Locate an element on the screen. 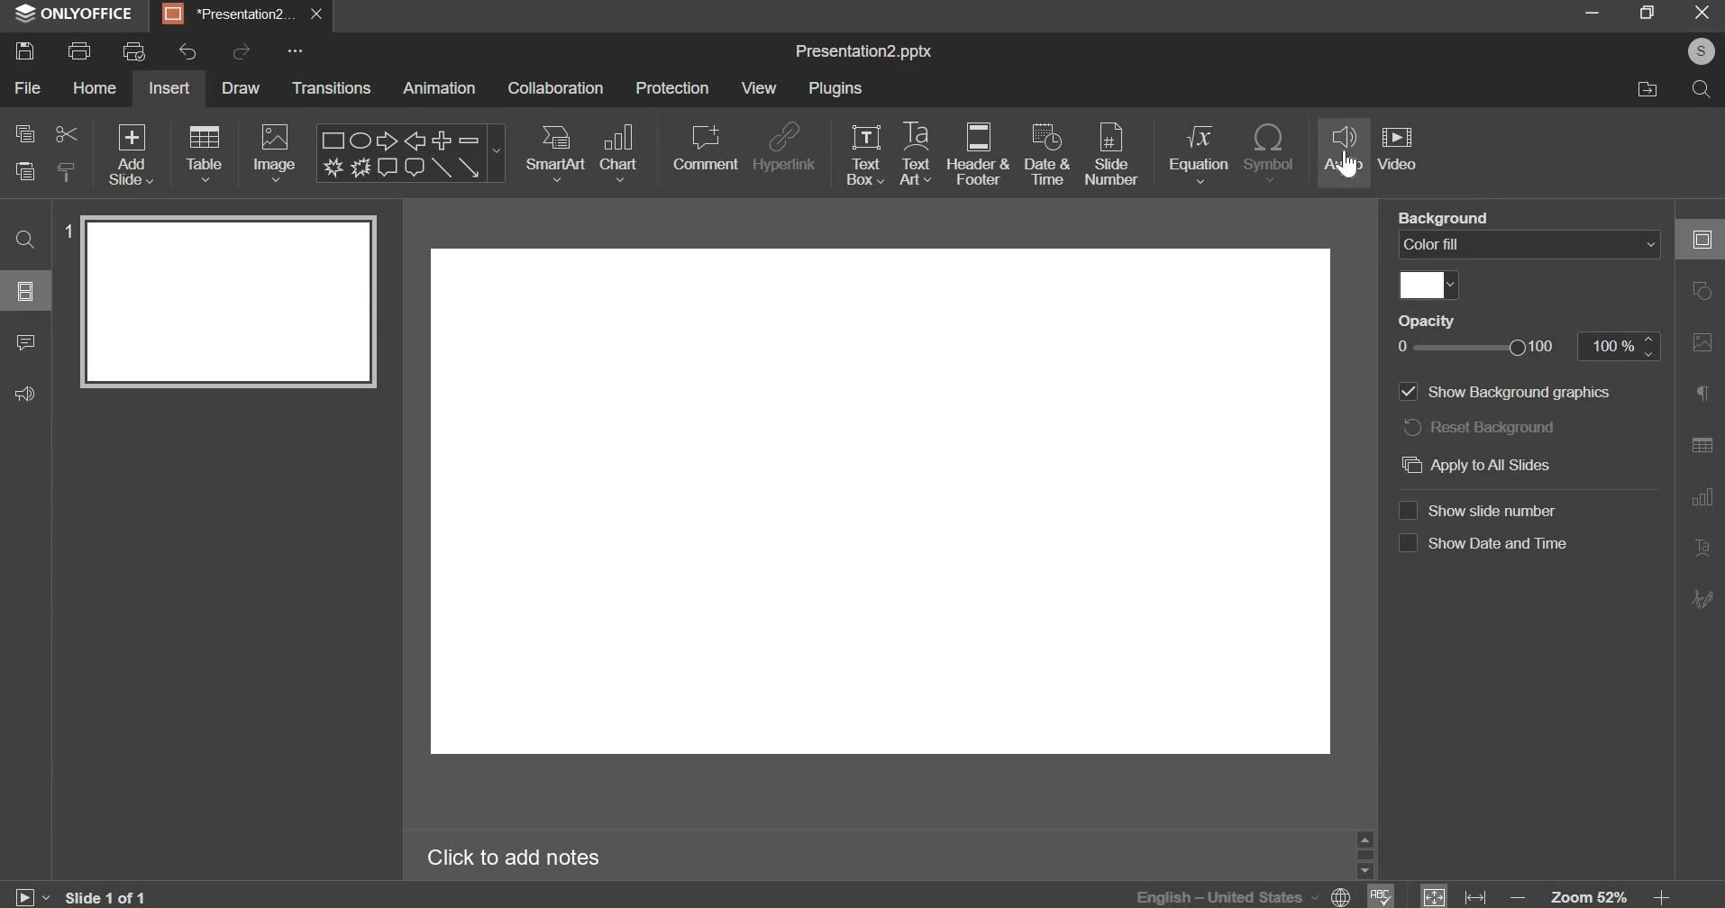 This screenshot has height=908, width=1725. home is located at coordinates (97, 87).